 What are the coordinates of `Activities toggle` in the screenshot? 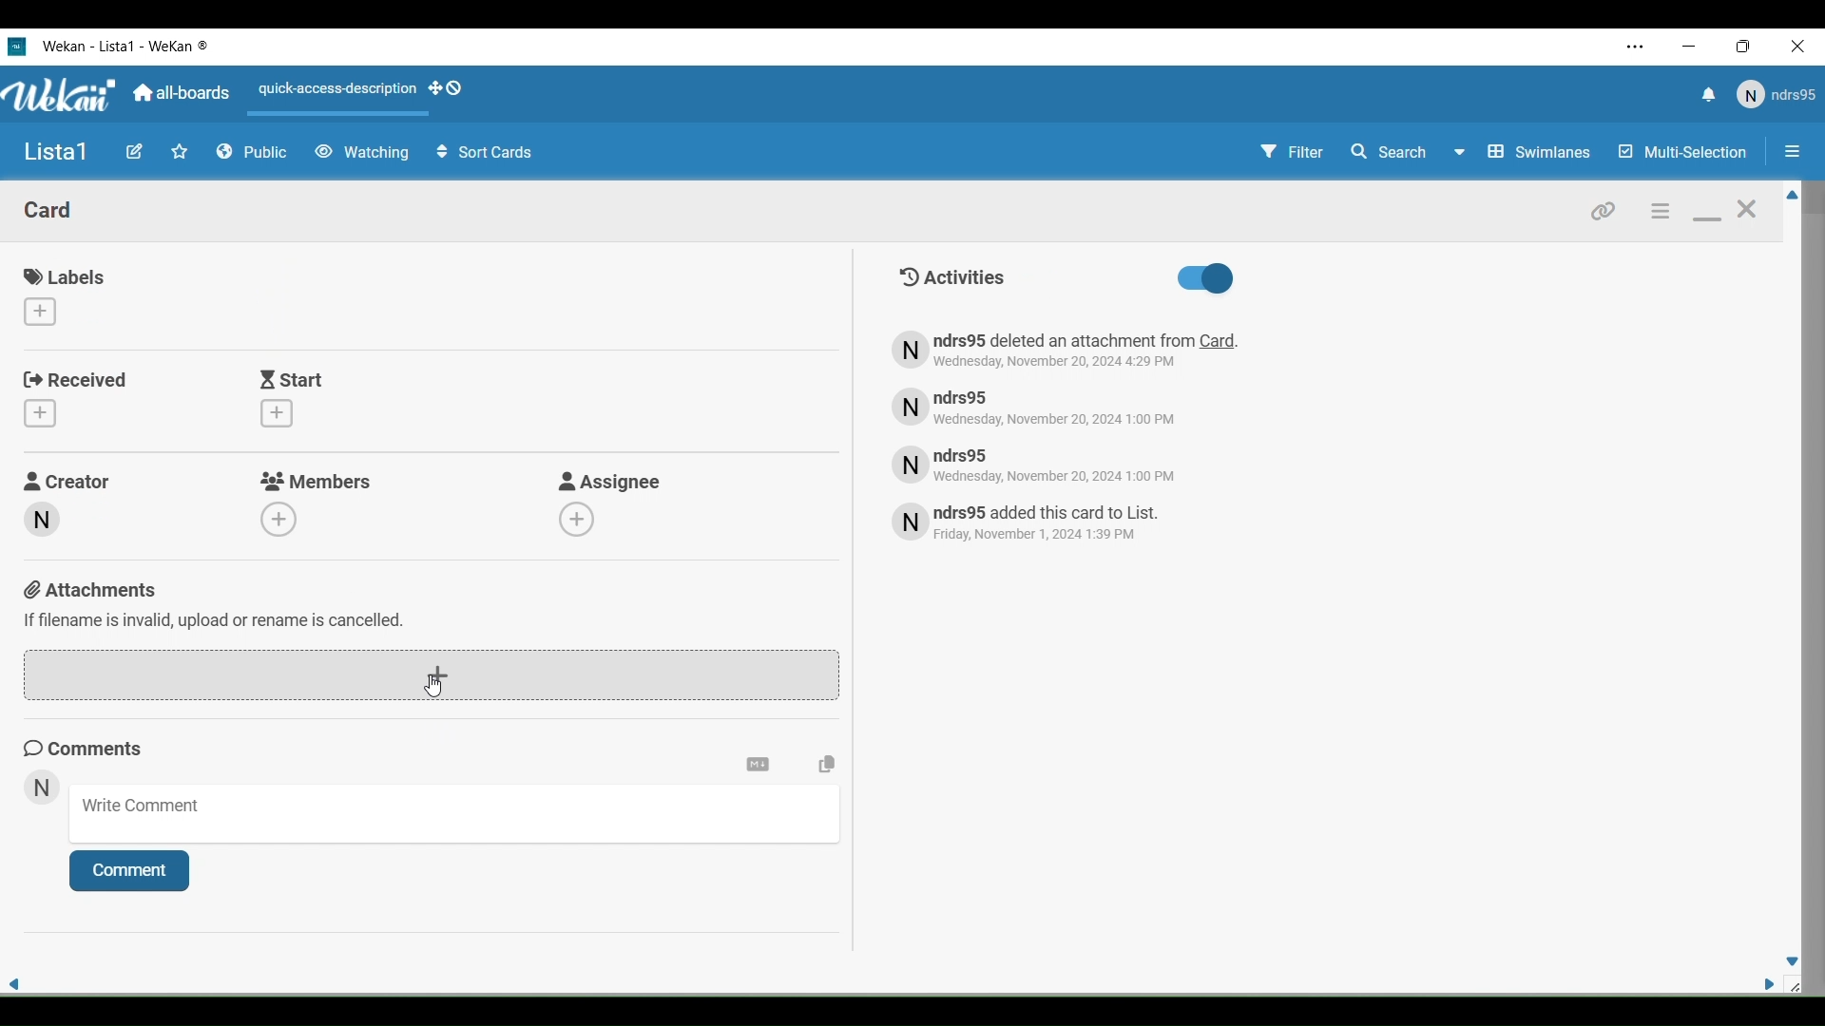 It's located at (1204, 279).